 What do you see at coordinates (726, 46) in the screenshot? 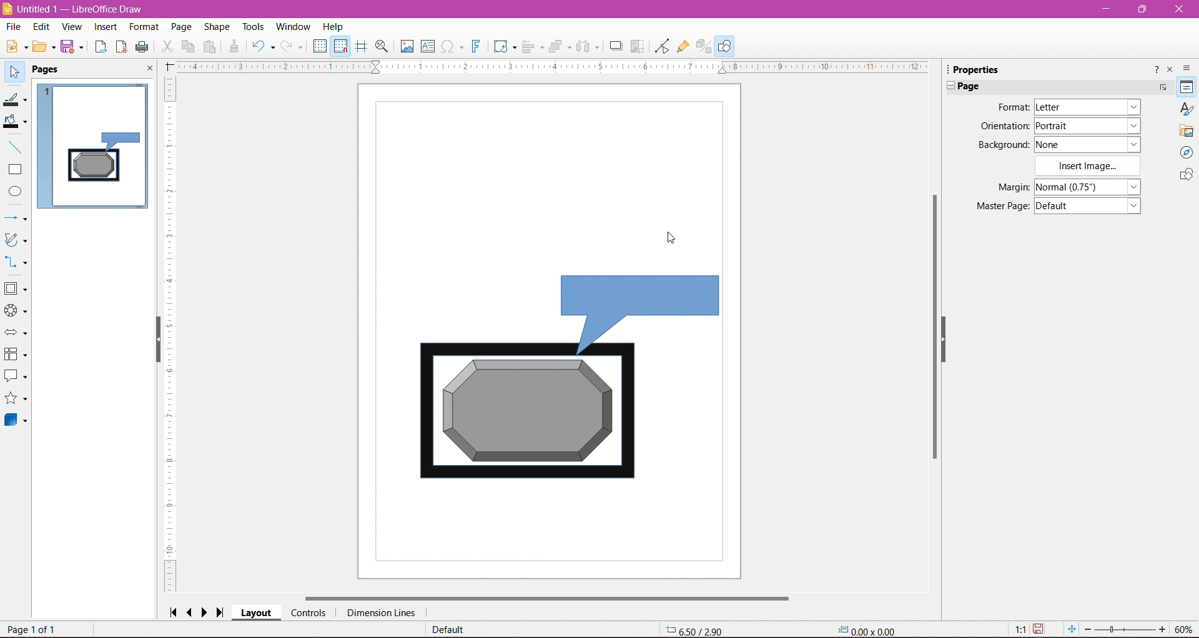
I see `Show Draw Functions` at bounding box center [726, 46].